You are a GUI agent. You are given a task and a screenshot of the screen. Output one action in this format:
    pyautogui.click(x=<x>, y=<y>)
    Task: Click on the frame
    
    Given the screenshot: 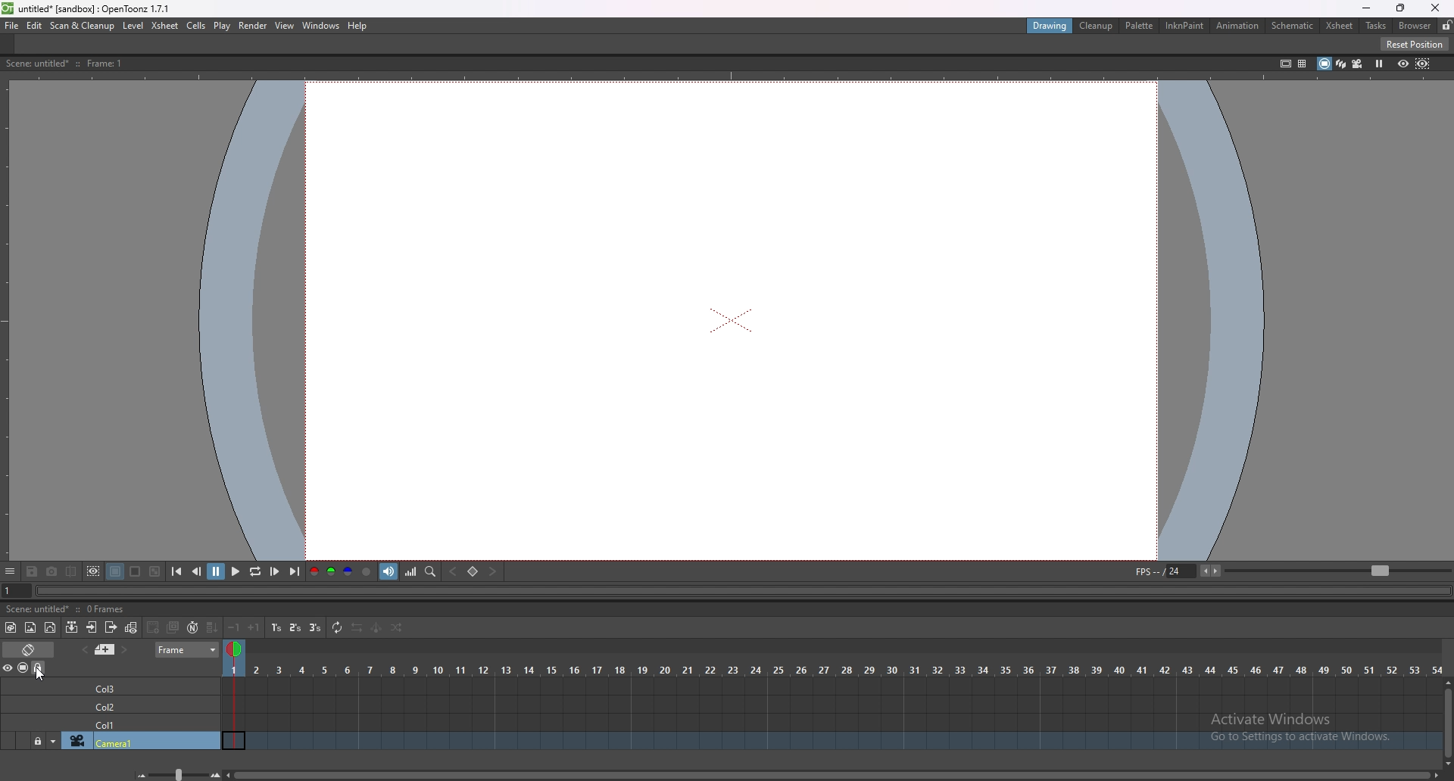 What is the action you would take?
    pyautogui.click(x=189, y=650)
    